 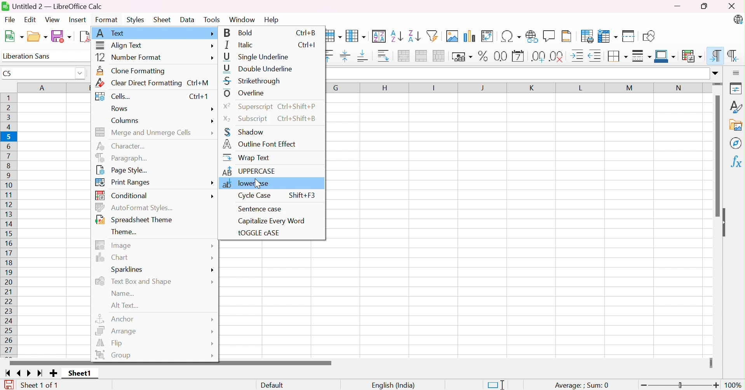 I want to click on Format as Number, so click(x=500, y=56).